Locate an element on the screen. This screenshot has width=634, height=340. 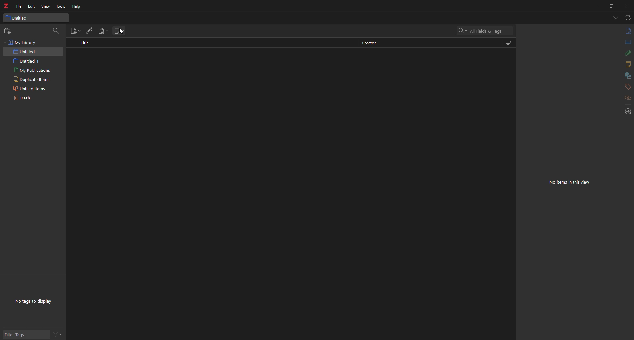
untitled is located at coordinates (27, 52).